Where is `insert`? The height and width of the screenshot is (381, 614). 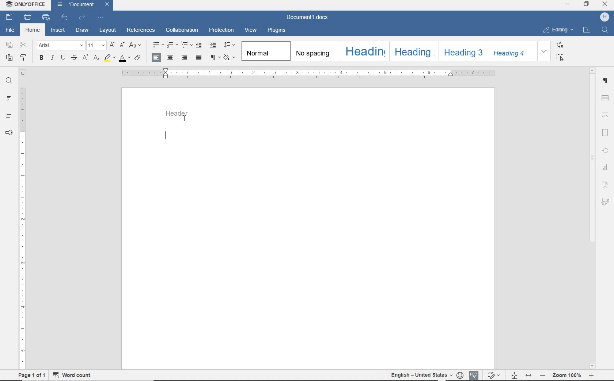 insert is located at coordinates (58, 29).